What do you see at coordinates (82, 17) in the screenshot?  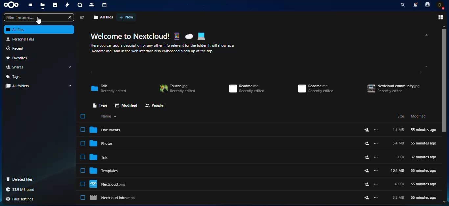 I see `view` at bounding box center [82, 17].